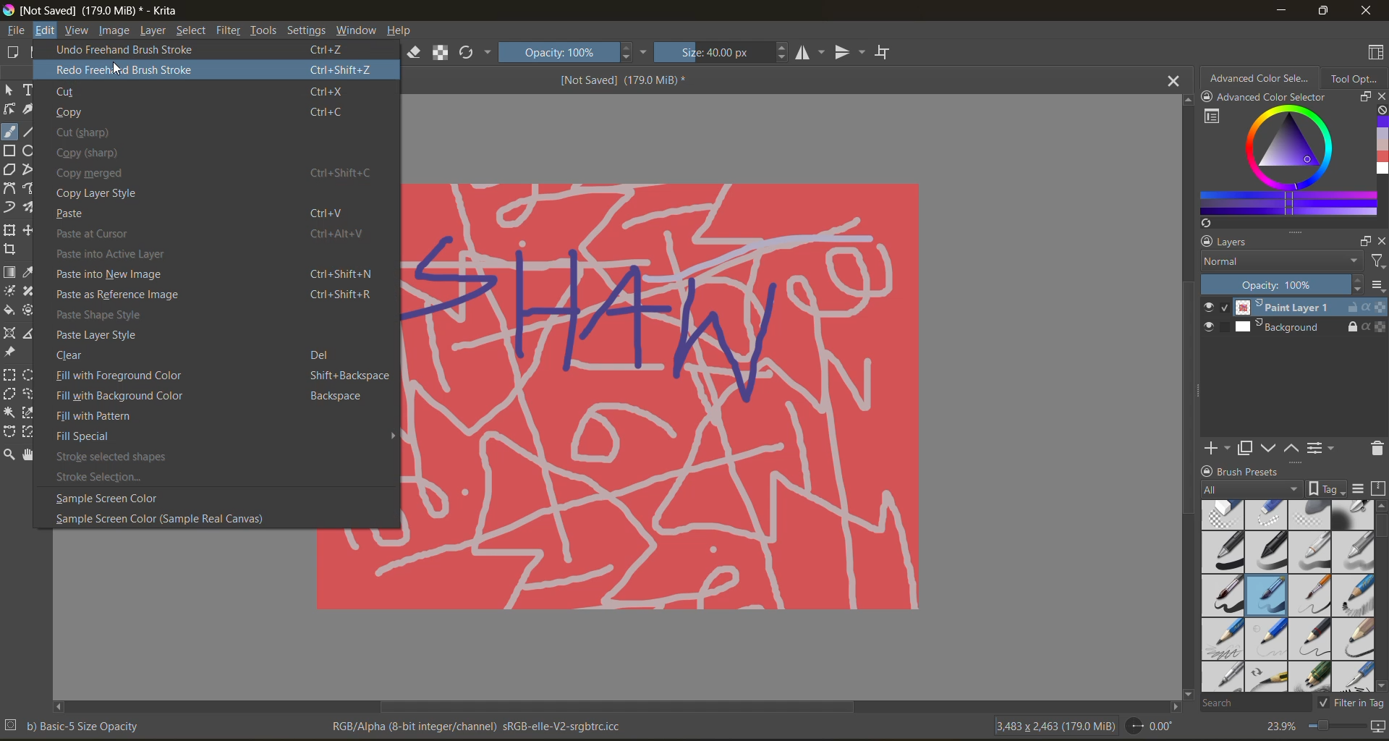 Image resolution: width=1389 pixels, height=741 pixels. Describe the element at coordinates (30, 151) in the screenshot. I see `ellipse tool` at that location.